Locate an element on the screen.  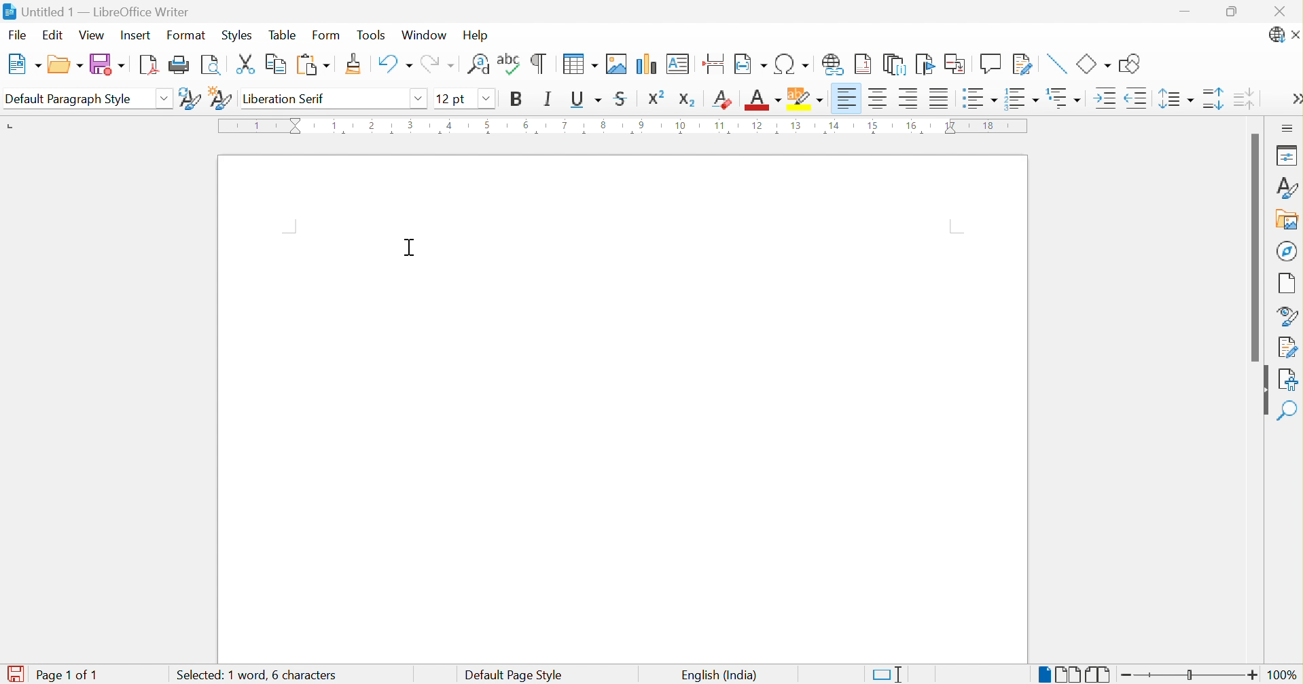
Insert Footnote is located at coordinates (863, 64).